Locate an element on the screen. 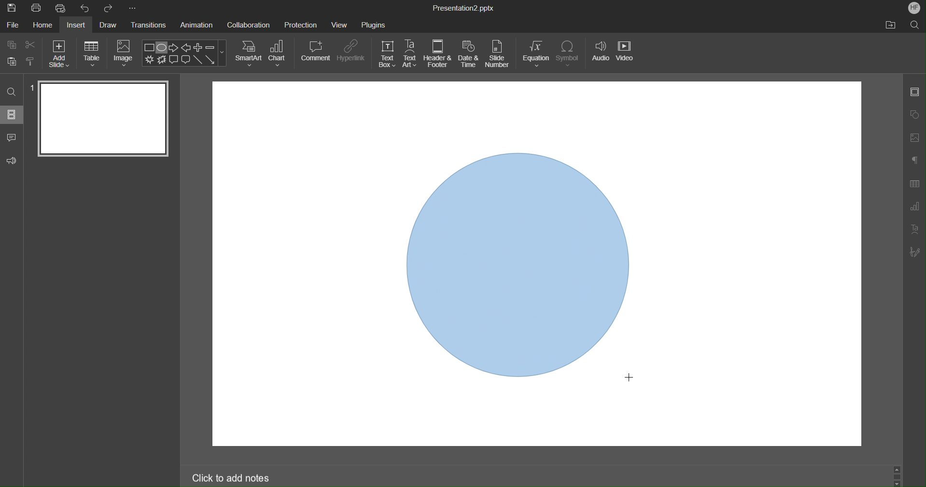 This screenshot has height=487, width=926. Add Size is located at coordinates (59, 53).